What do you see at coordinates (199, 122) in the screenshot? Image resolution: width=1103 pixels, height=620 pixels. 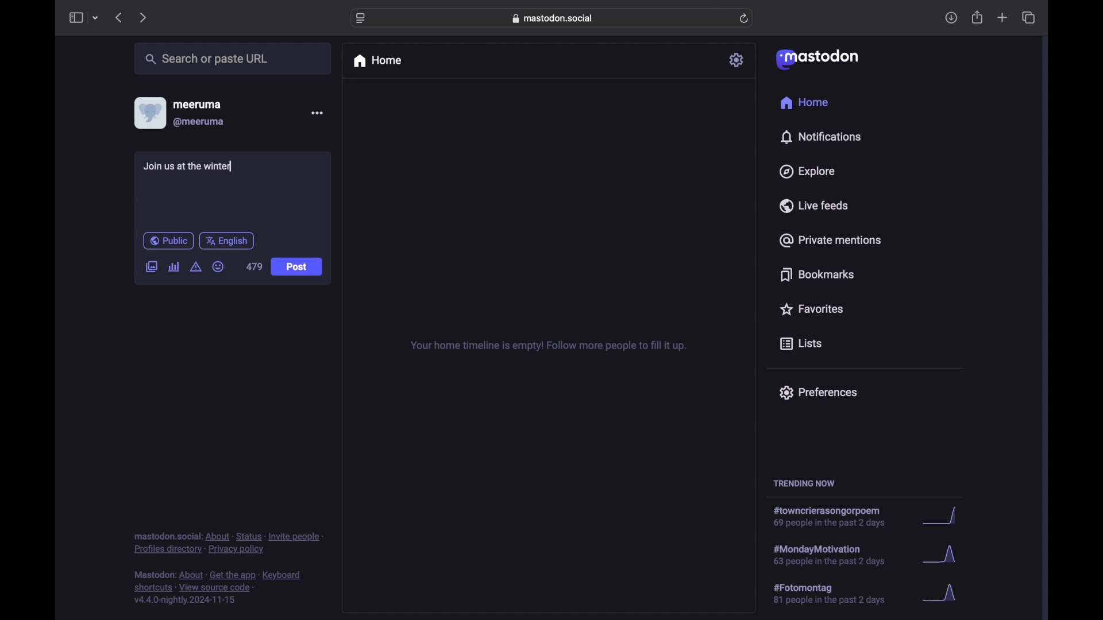 I see `@meeruma` at bounding box center [199, 122].